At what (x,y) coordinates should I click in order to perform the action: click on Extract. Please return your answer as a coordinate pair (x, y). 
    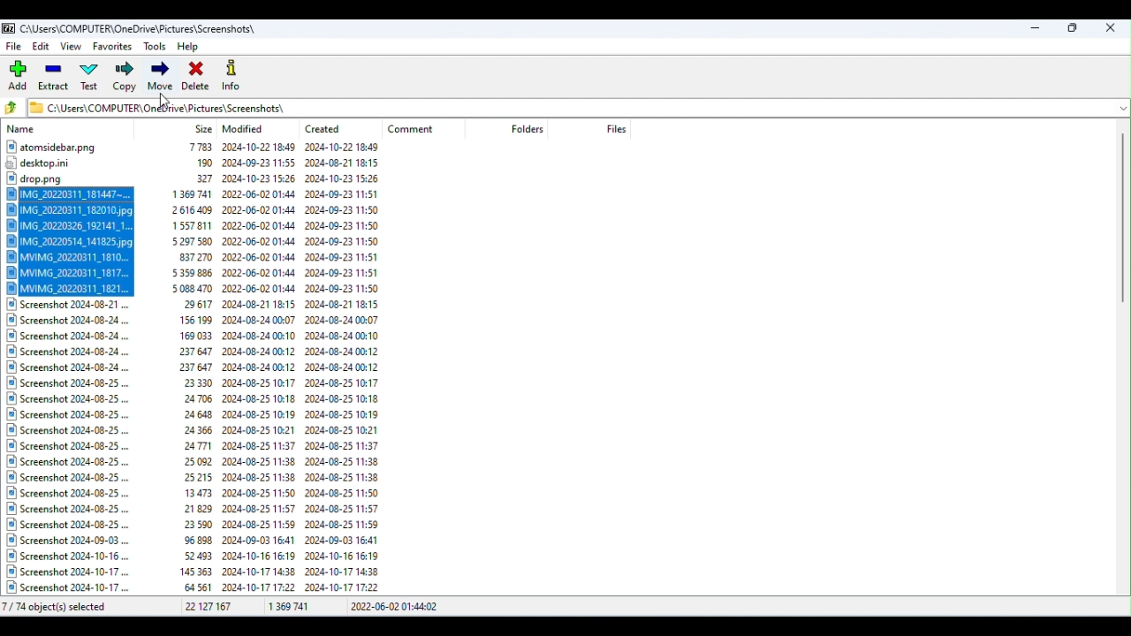
    Looking at the image, I should click on (55, 79).